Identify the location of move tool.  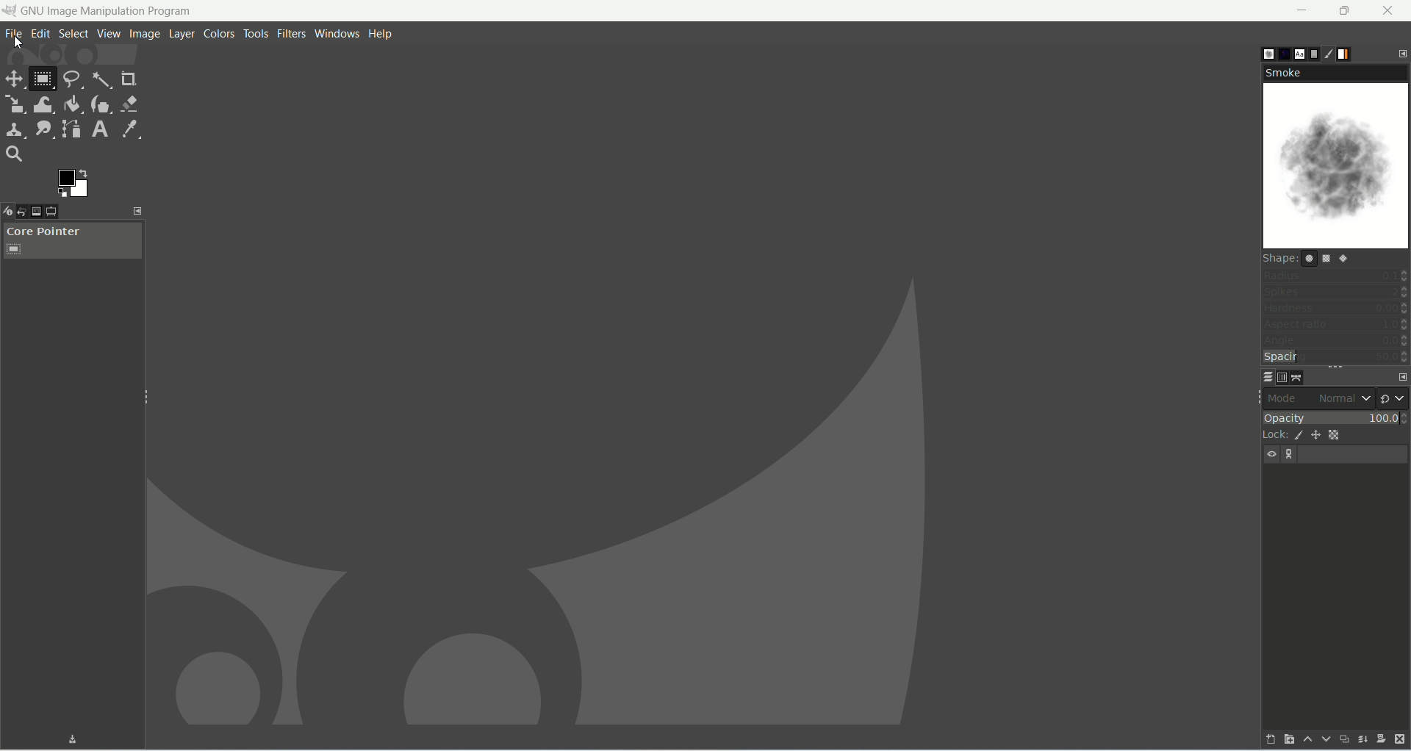
(14, 78).